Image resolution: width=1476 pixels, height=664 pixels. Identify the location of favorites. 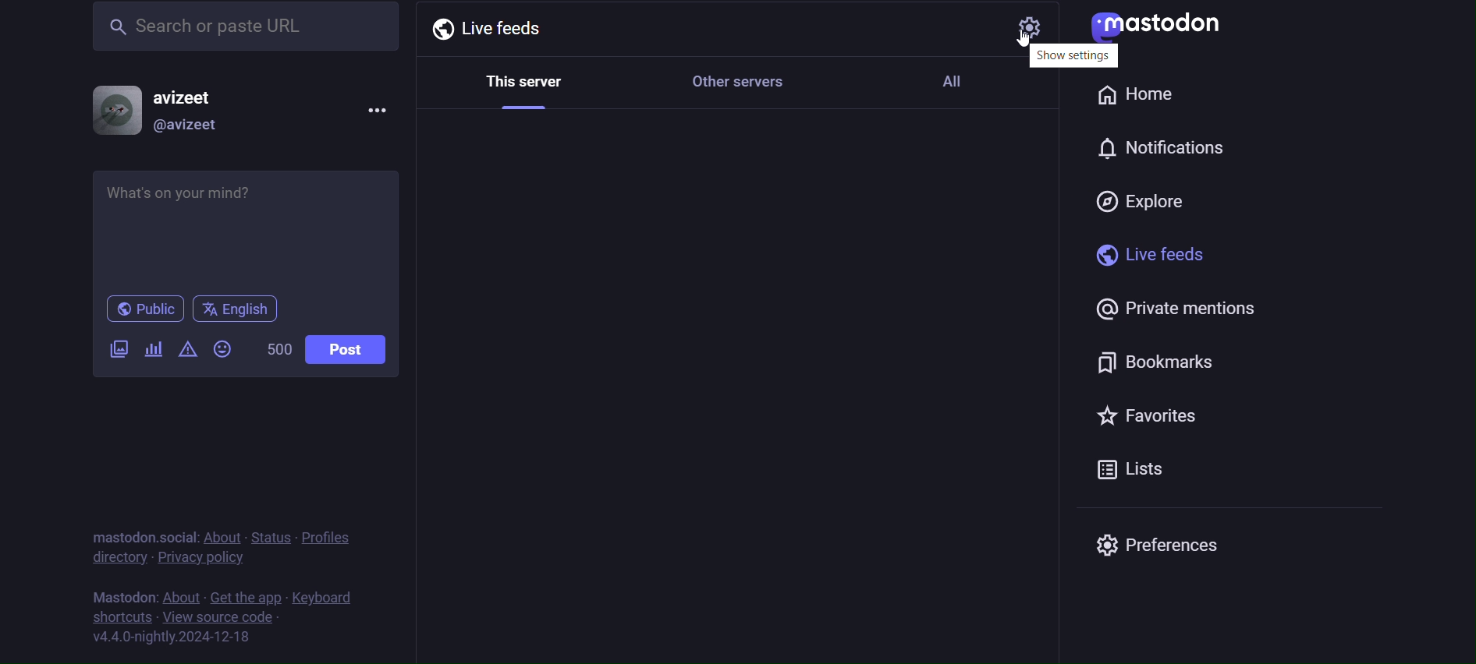
(1150, 416).